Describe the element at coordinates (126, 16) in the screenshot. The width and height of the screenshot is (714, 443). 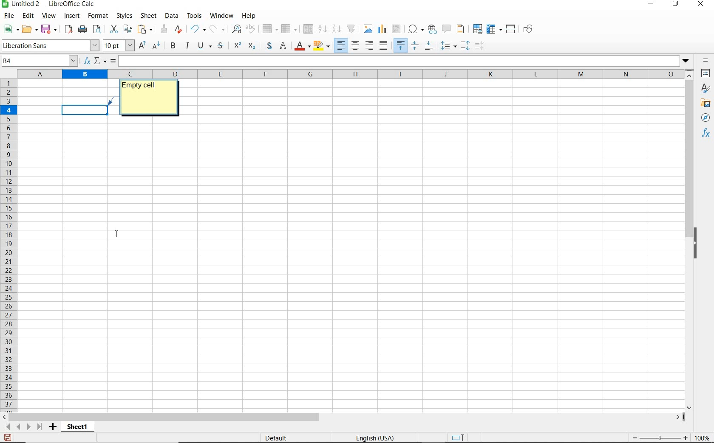
I see `styles` at that location.